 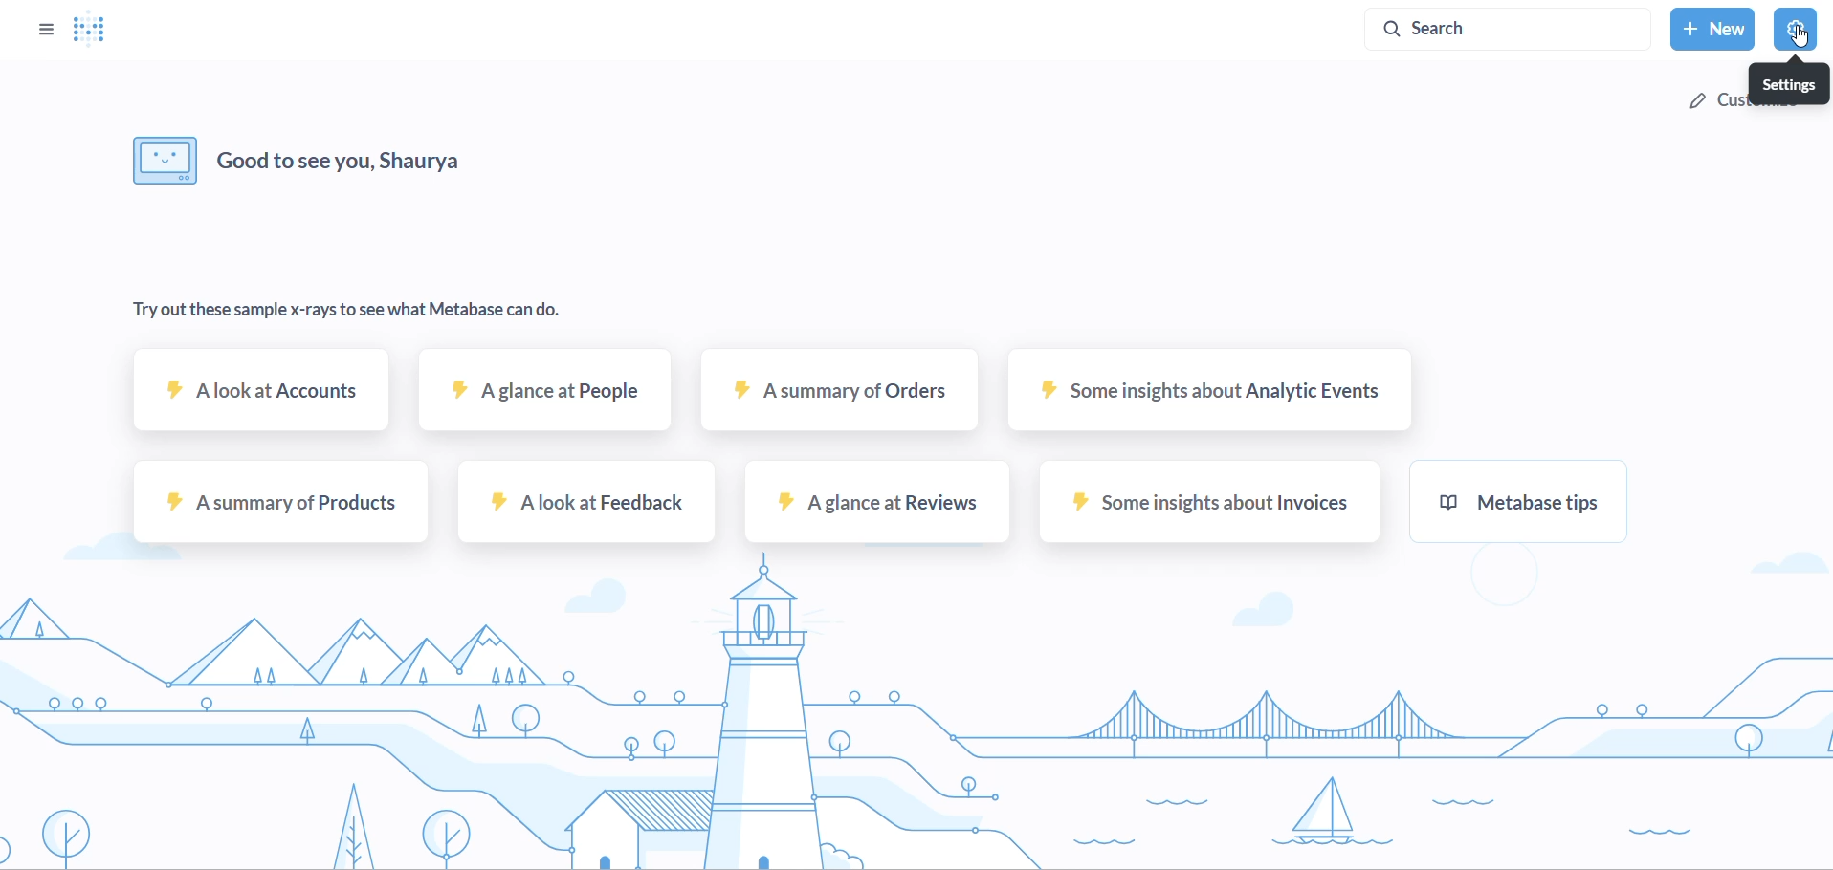 What do you see at coordinates (872, 509) in the screenshot?
I see `A glance at reviews` at bounding box center [872, 509].